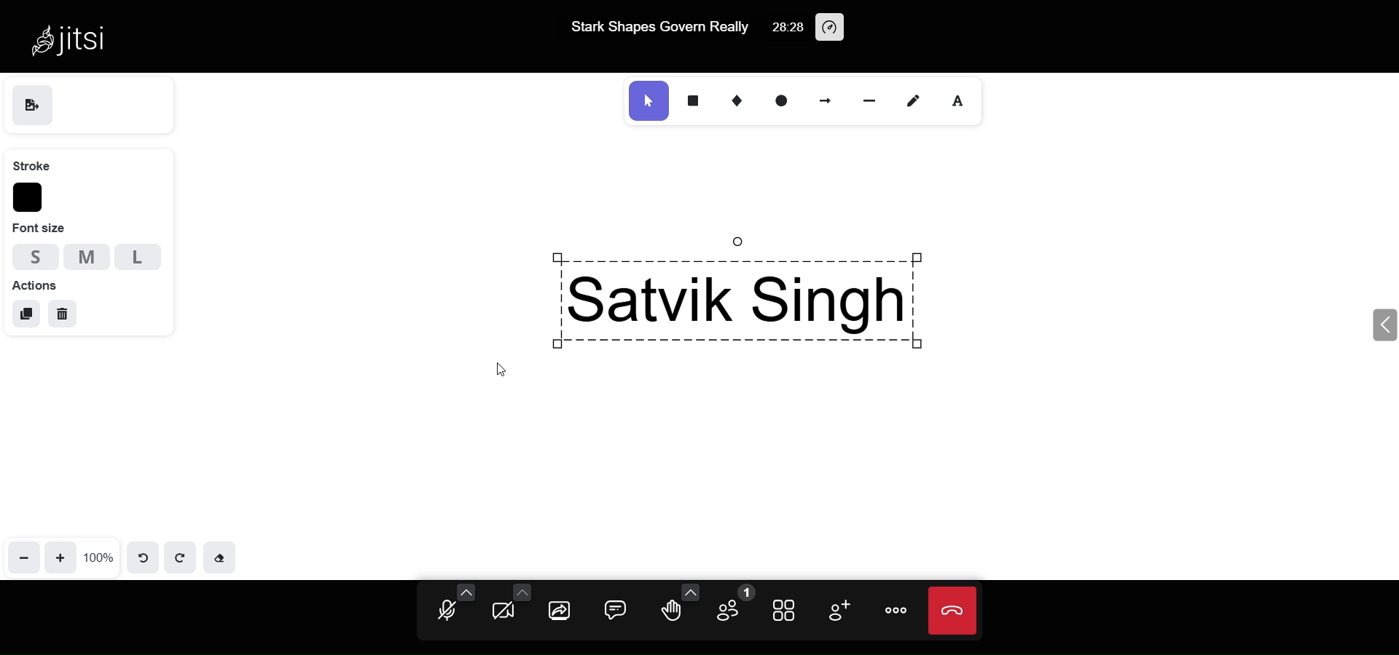  What do you see at coordinates (952, 610) in the screenshot?
I see `leave meeting` at bounding box center [952, 610].